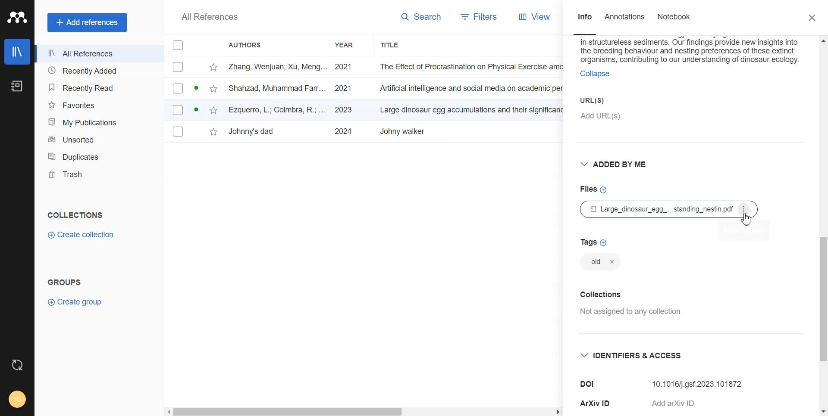 The width and height of the screenshot is (828, 416). What do you see at coordinates (278, 67) in the screenshot?
I see `Zhang, Wenjuan` at bounding box center [278, 67].